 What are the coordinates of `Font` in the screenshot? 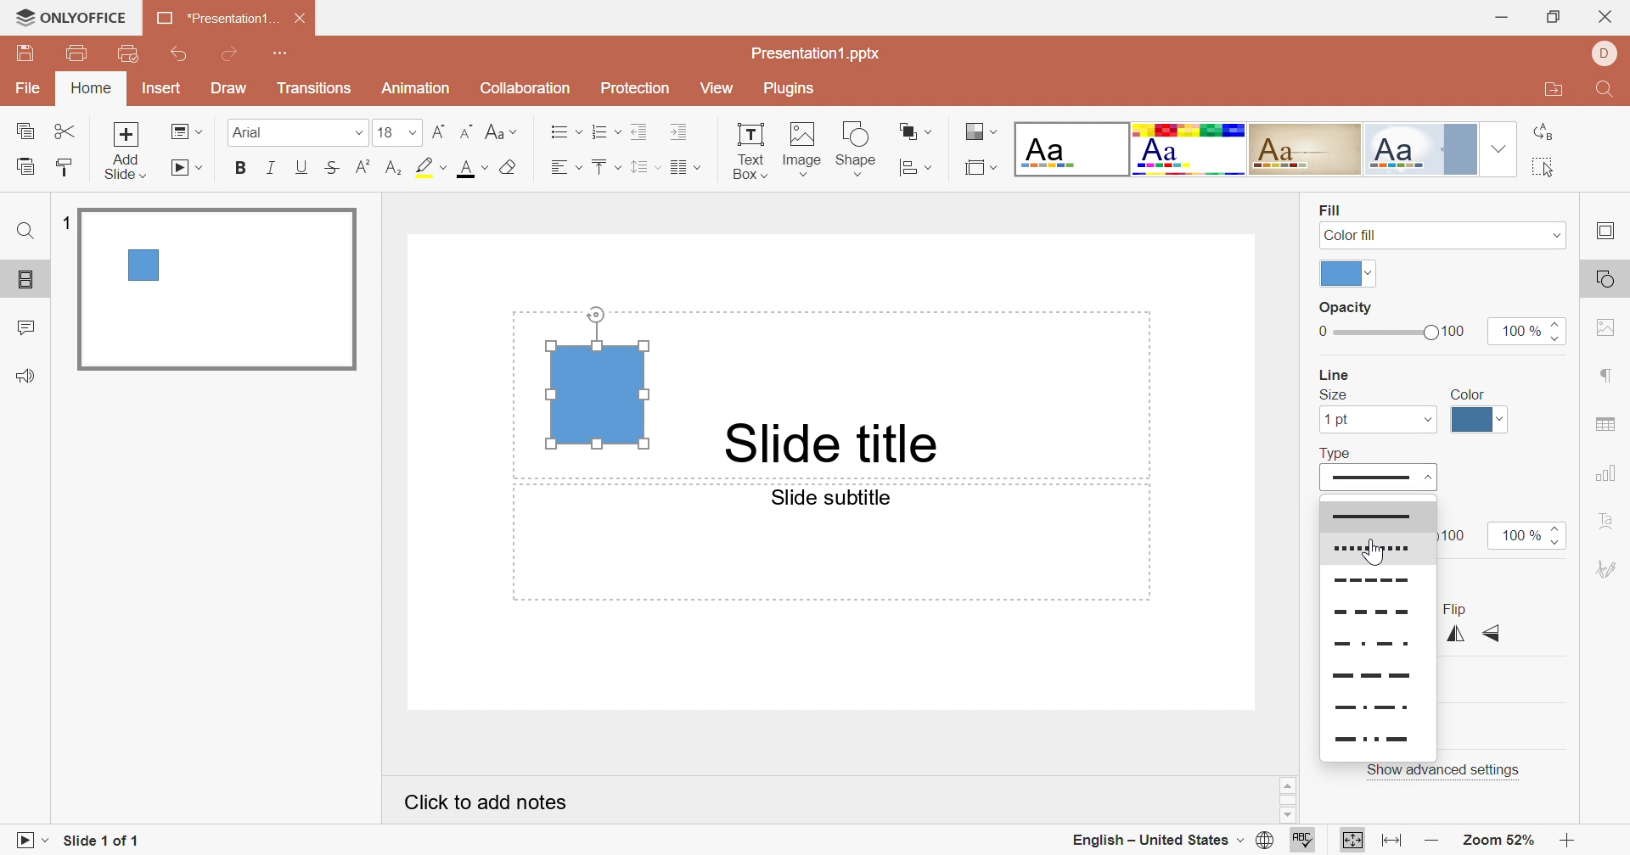 It's located at (297, 130).